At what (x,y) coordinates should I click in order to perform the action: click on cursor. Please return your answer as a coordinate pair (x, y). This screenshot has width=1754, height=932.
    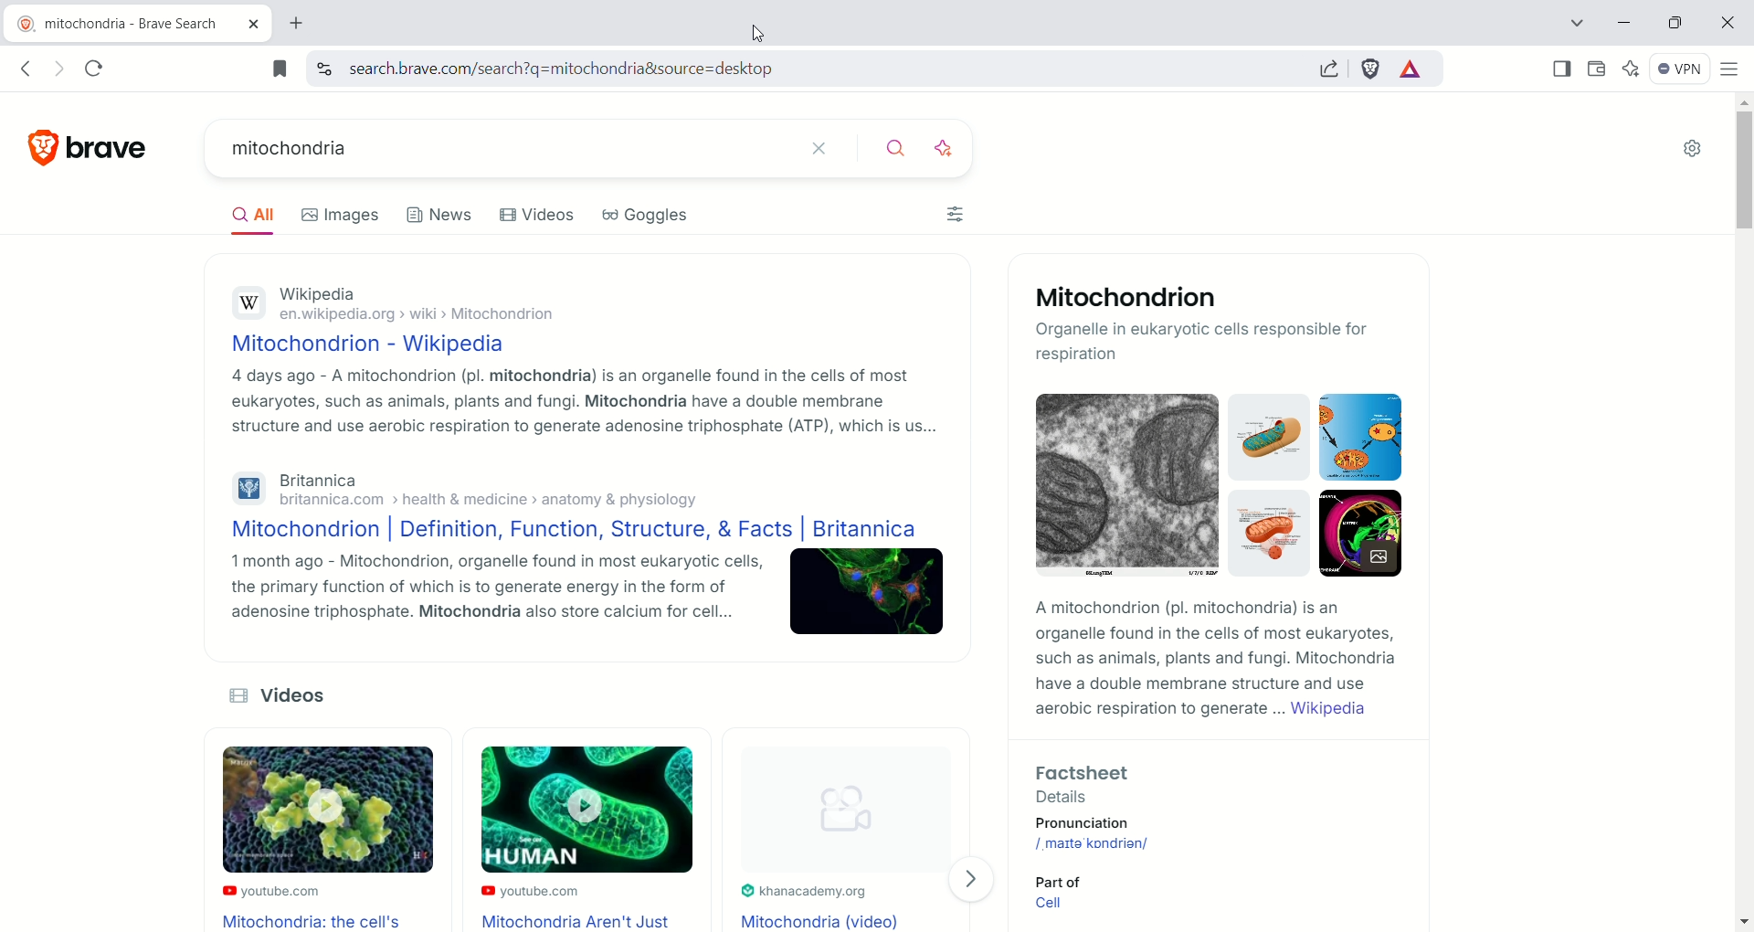
    Looking at the image, I should click on (750, 32).